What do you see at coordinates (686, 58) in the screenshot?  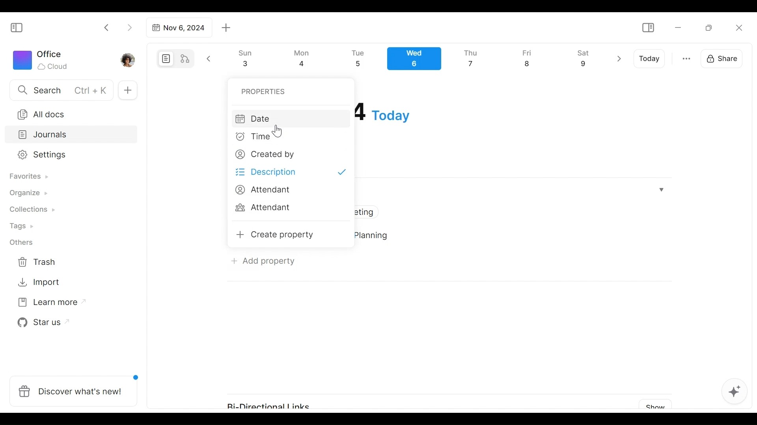 I see `more otions` at bounding box center [686, 58].